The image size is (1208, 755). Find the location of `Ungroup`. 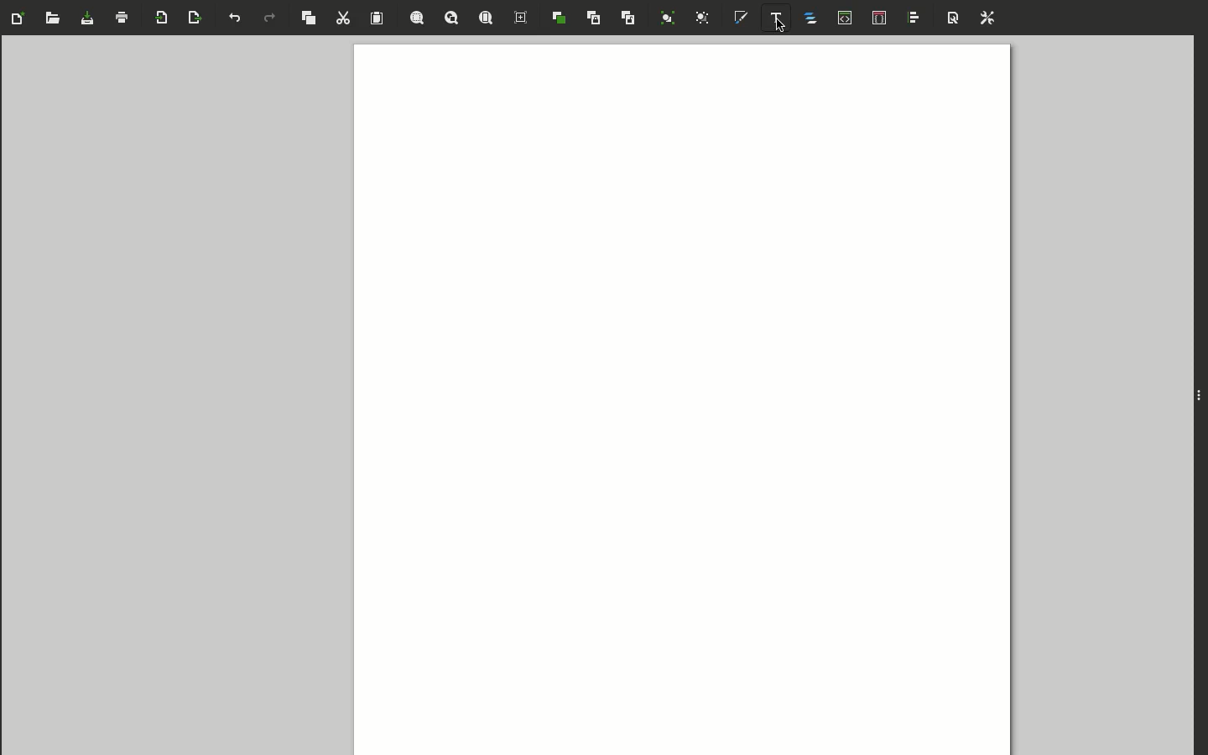

Ungroup is located at coordinates (703, 18).